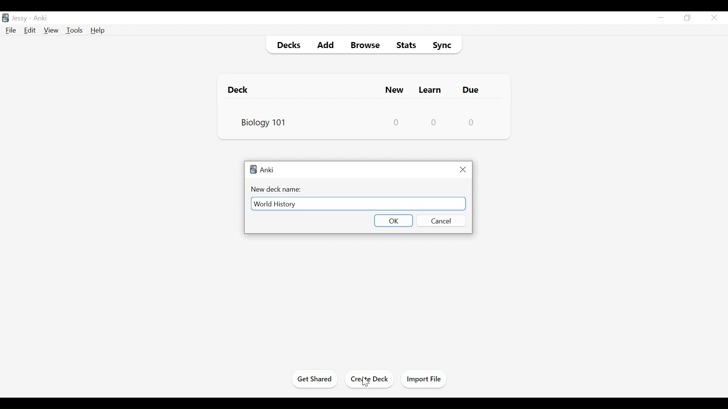 The width and height of the screenshot is (728, 409). What do you see at coordinates (714, 18) in the screenshot?
I see `Close` at bounding box center [714, 18].